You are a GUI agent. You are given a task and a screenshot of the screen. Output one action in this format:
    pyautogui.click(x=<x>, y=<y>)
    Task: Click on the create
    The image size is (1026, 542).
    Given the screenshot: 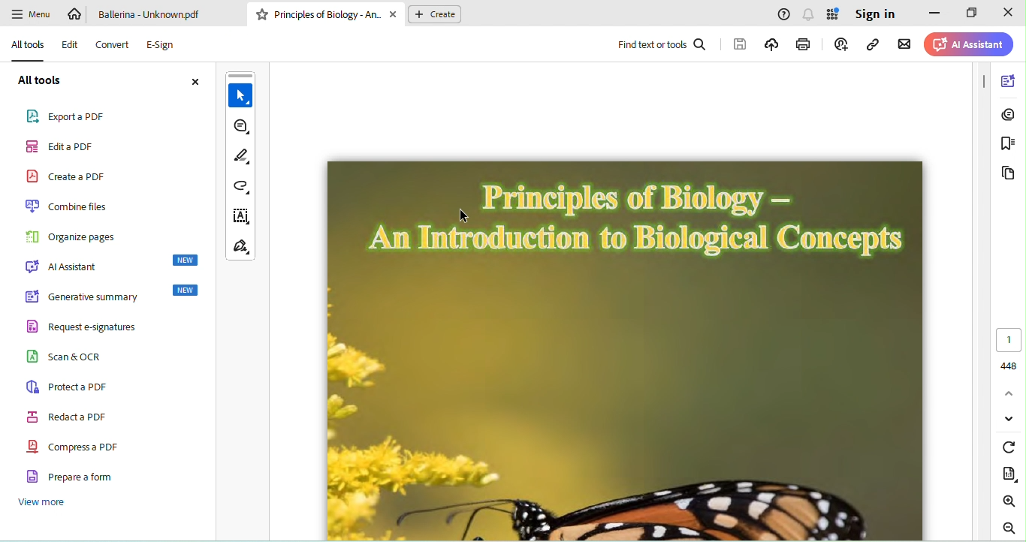 What is the action you would take?
    pyautogui.click(x=435, y=14)
    